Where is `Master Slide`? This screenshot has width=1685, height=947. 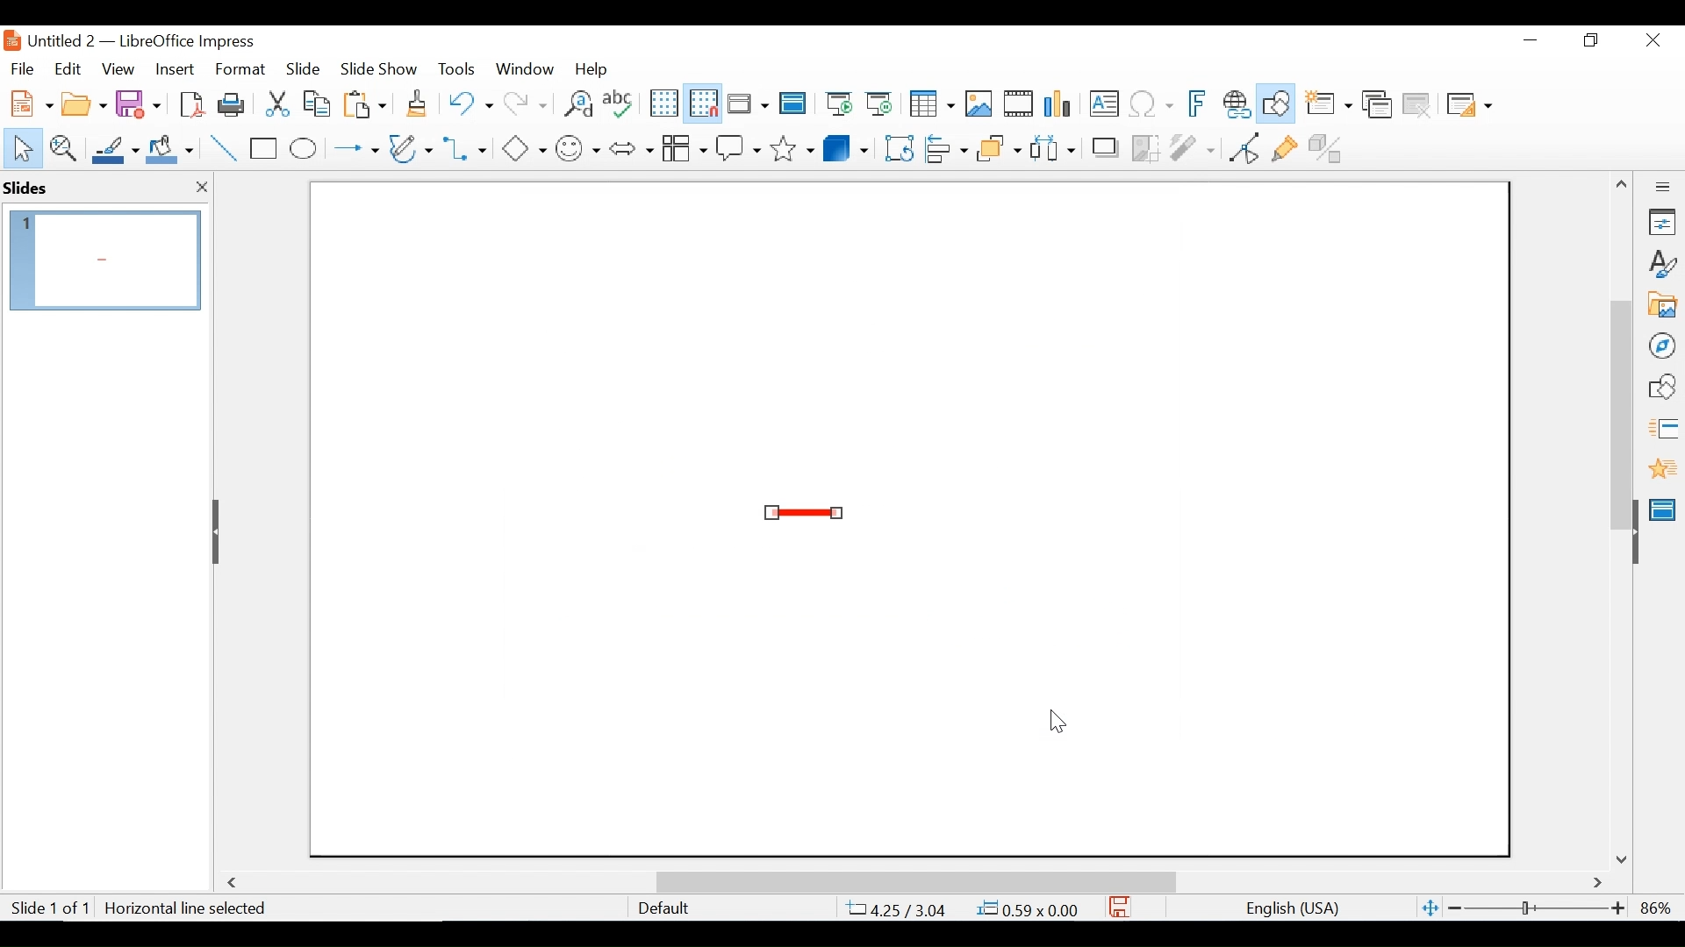
Master Slide is located at coordinates (1666, 508).